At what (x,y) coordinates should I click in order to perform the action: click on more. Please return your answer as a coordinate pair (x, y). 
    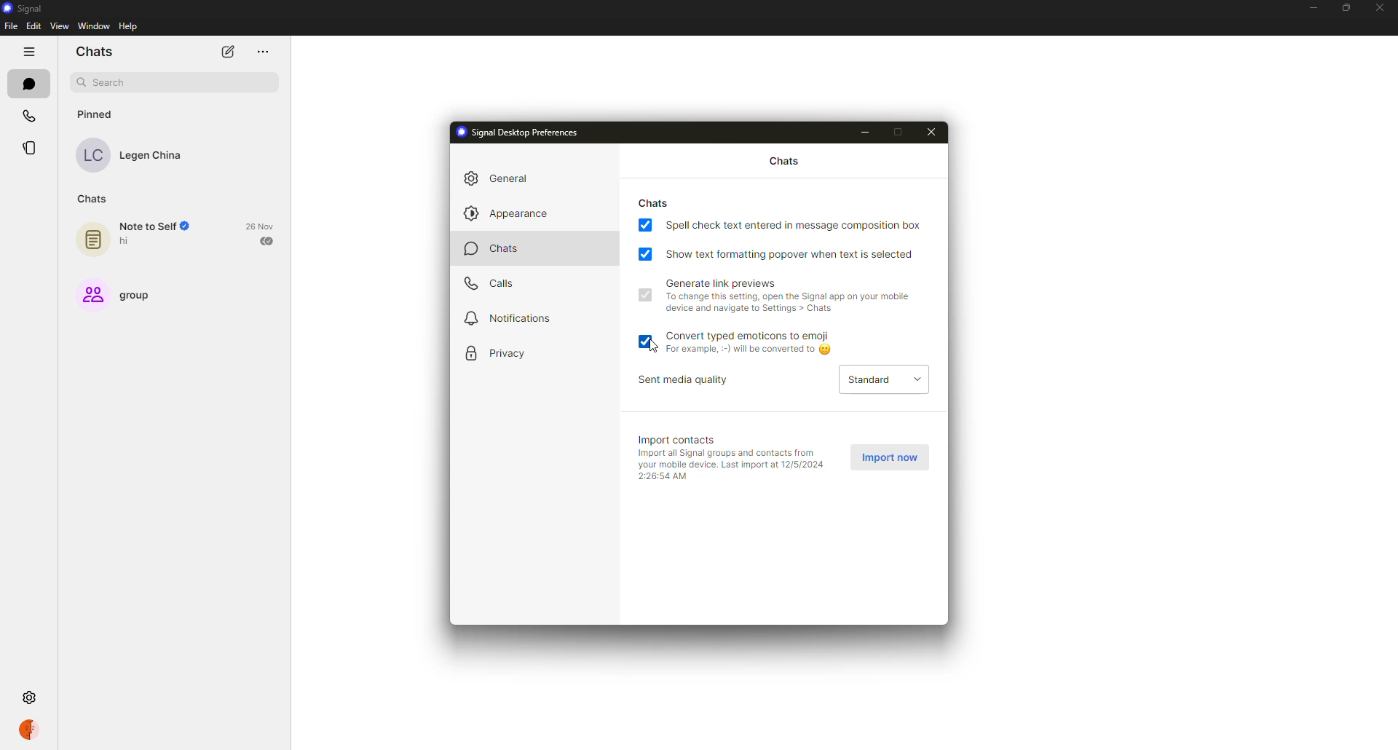
    Looking at the image, I should click on (265, 51).